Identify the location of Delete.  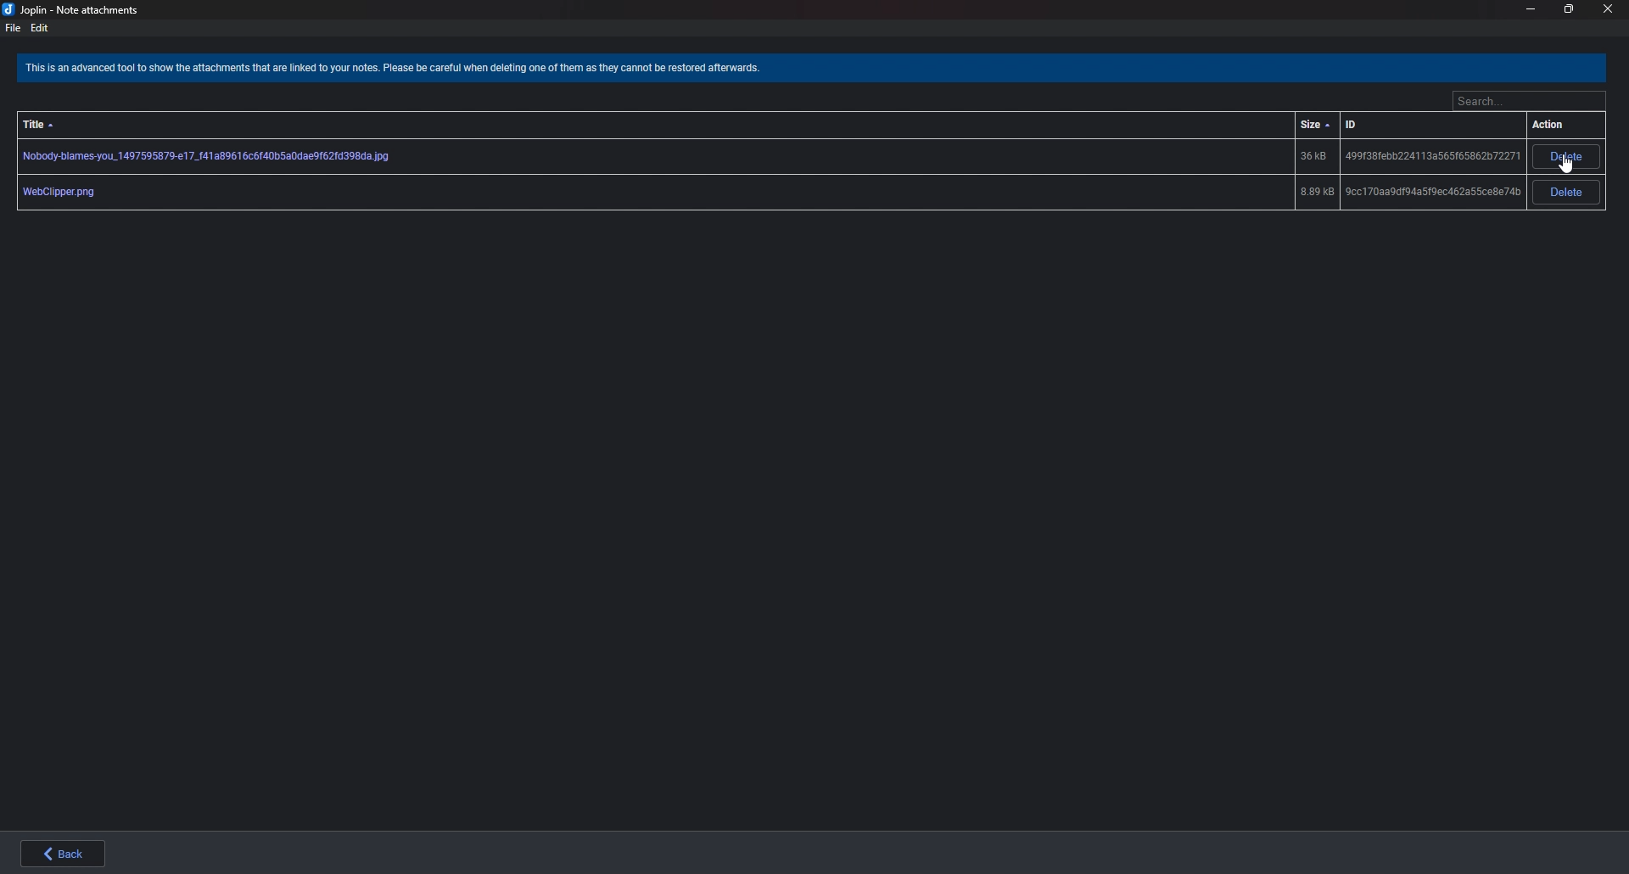
(1568, 192).